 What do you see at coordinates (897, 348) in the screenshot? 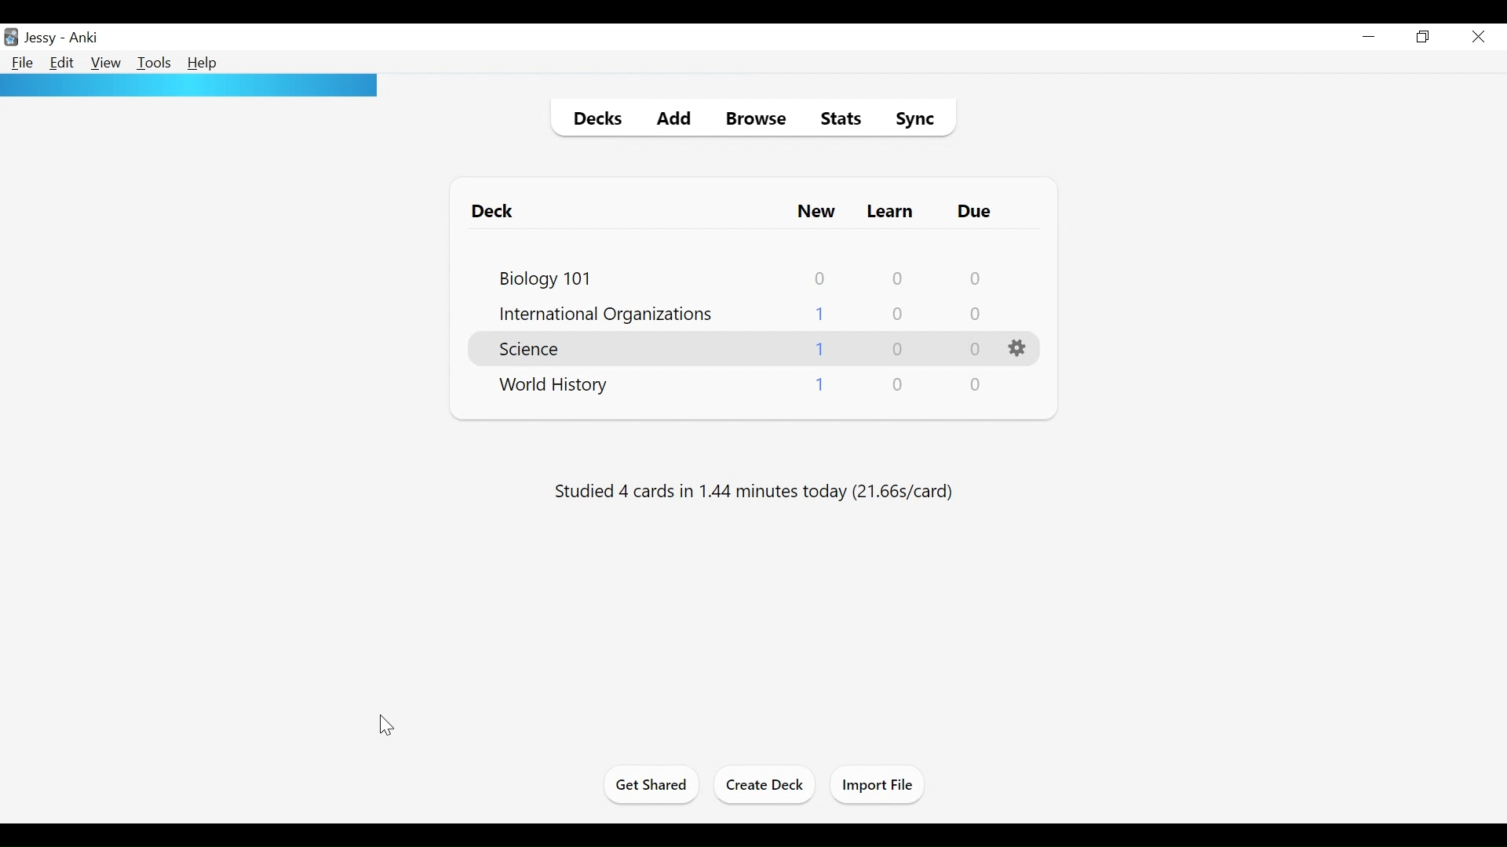
I see `Learn Cards Count` at bounding box center [897, 348].